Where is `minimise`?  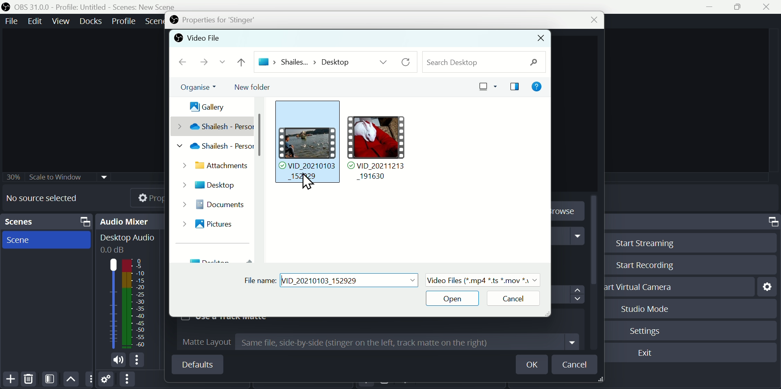 minimise is located at coordinates (712, 7).